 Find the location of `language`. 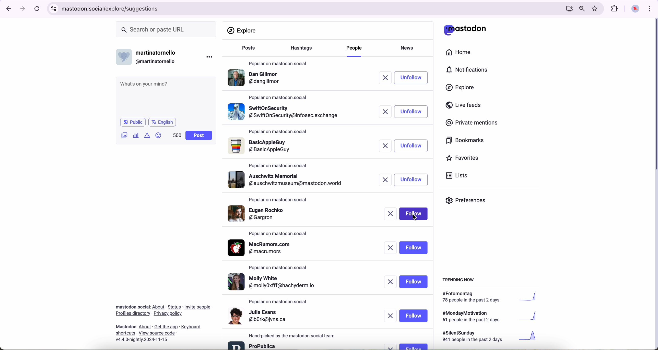

language is located at coordinates (162, 122).